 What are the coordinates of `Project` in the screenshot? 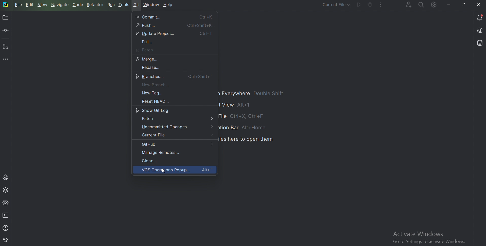 It's located at (5, 18).